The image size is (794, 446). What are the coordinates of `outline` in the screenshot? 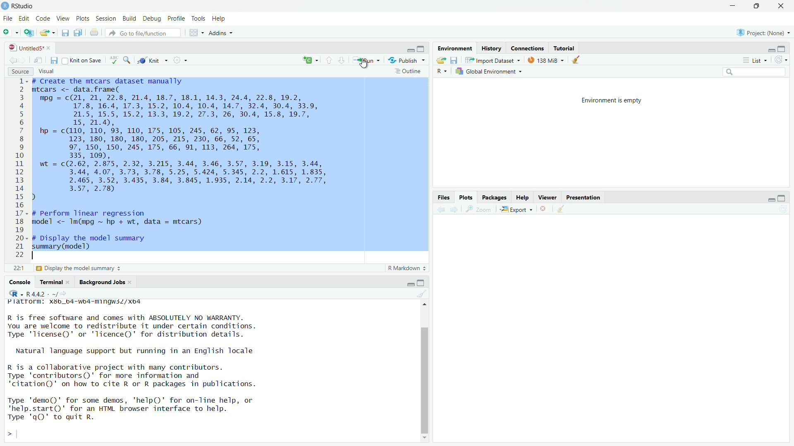 It's located at (408, 72).